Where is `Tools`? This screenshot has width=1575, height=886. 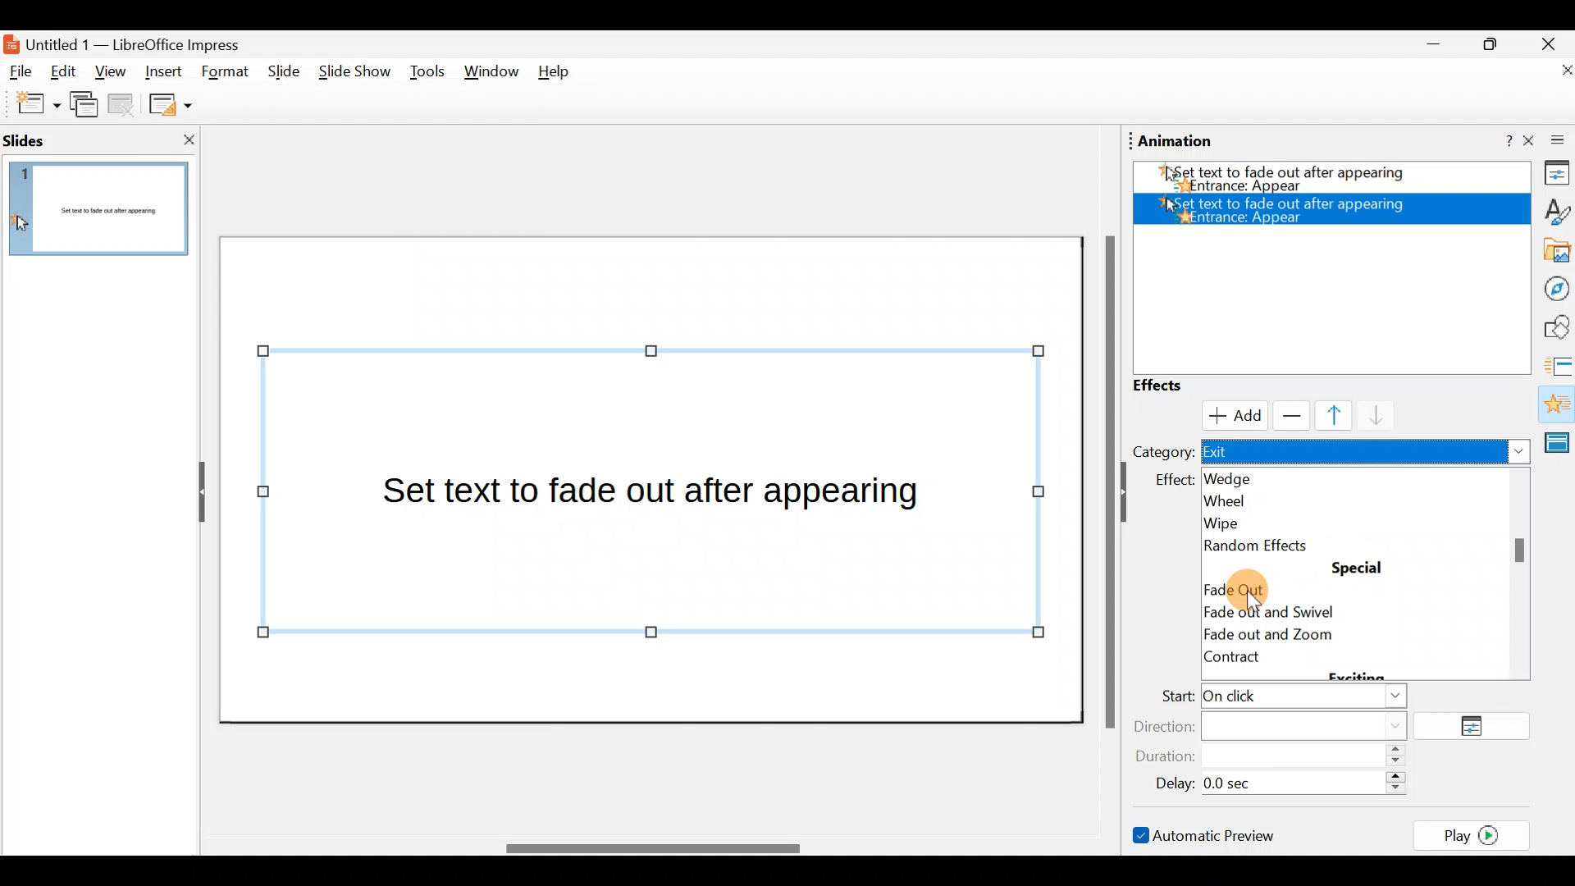
Tools is located at coordinates (427, 75).